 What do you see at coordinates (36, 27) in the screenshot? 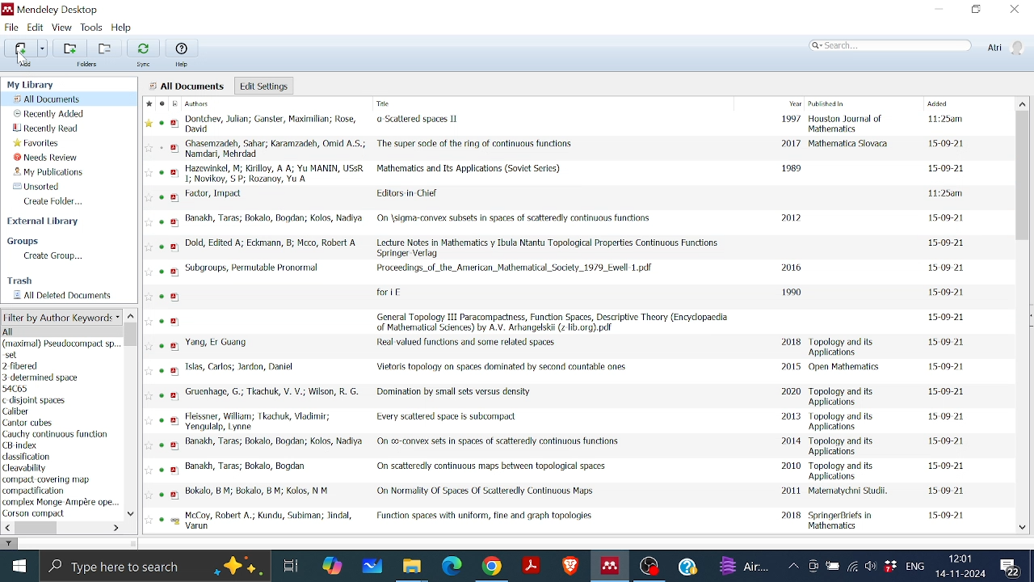
I see `Edit` at bounding box center [36, 27].